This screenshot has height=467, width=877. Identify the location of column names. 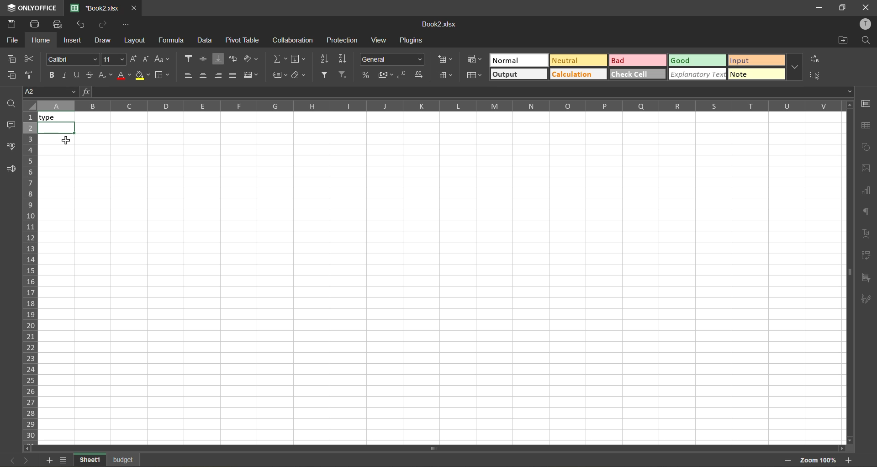
(438, 106).